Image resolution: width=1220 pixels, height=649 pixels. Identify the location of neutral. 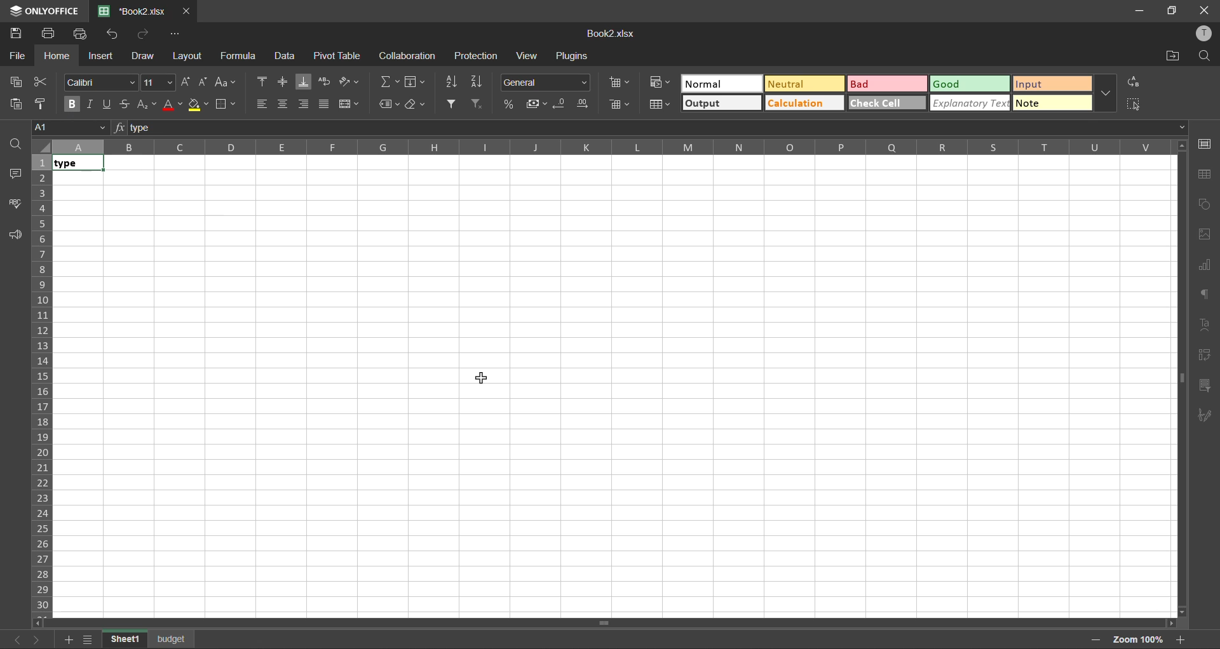
(804, 84).